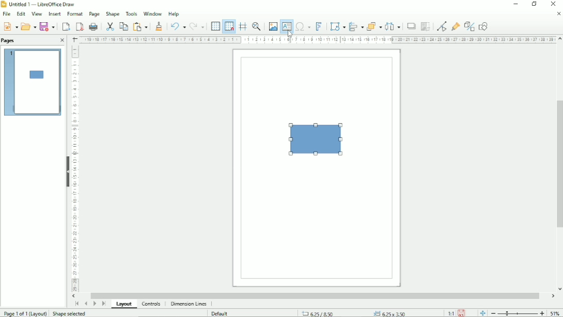 This screenshot has height=317, width=563. Describe the element at coordinates (10, 26) in the screenshot. I see `Save` at that location.